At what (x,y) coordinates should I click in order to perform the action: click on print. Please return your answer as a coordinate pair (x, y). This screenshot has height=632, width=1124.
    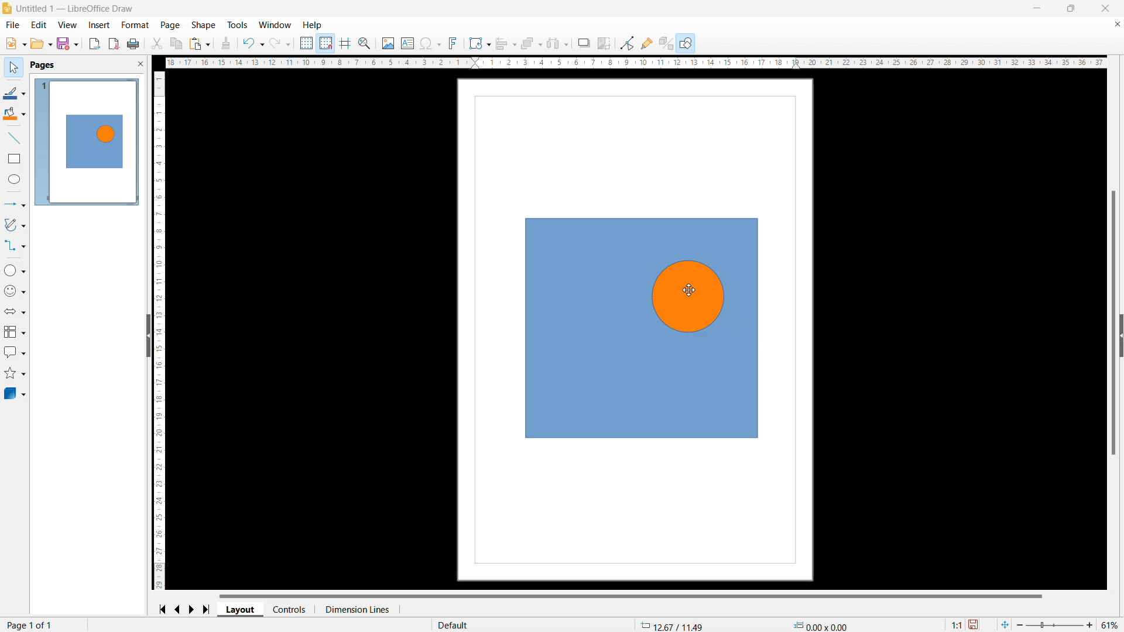
    Looking at the image, I should click on (133, 43).